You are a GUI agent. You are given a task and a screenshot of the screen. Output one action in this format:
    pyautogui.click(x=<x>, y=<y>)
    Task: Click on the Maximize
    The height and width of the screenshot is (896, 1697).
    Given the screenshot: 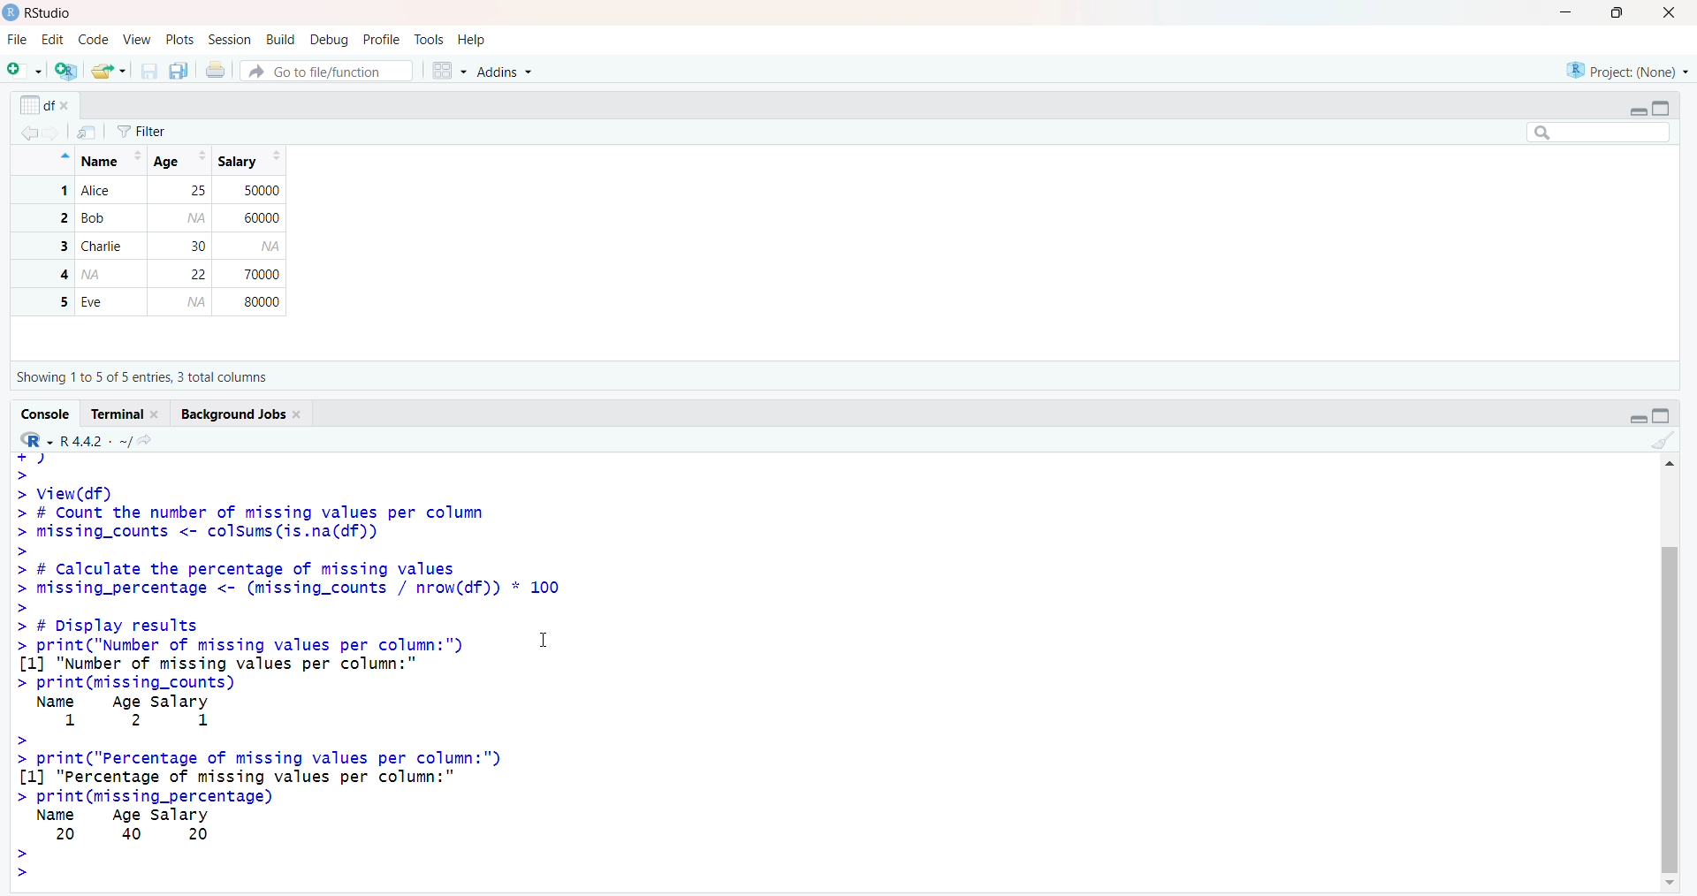 What is the action you would take?
    pyautogui.click(x=1665, y=109)
    